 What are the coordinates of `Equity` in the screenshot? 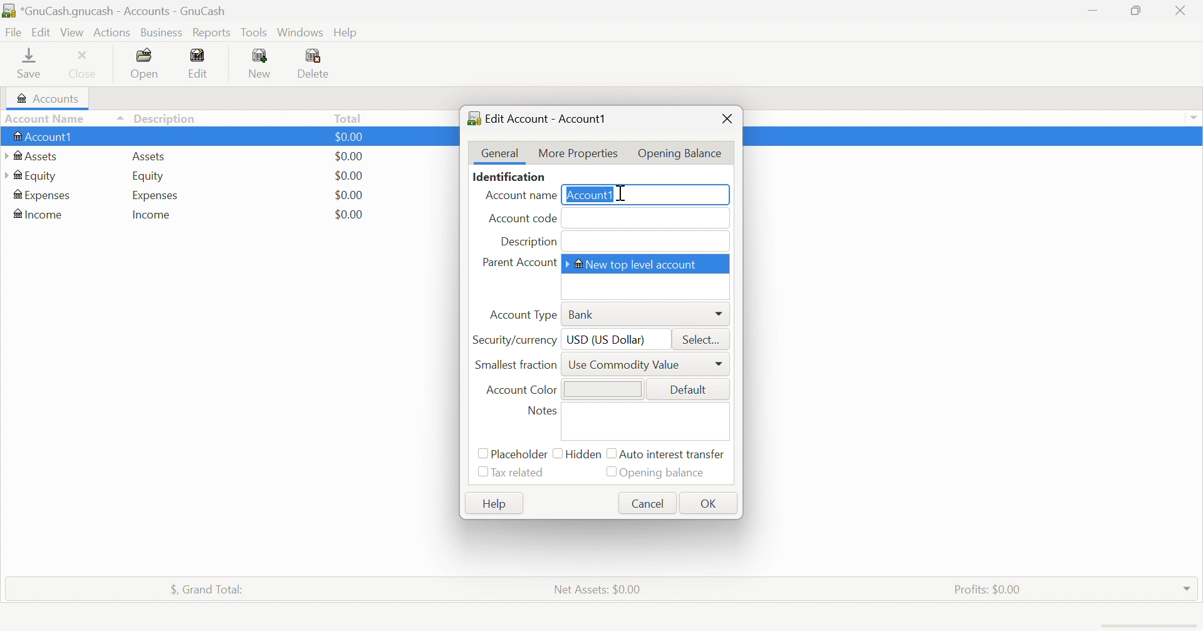 It's located at (149, 178).